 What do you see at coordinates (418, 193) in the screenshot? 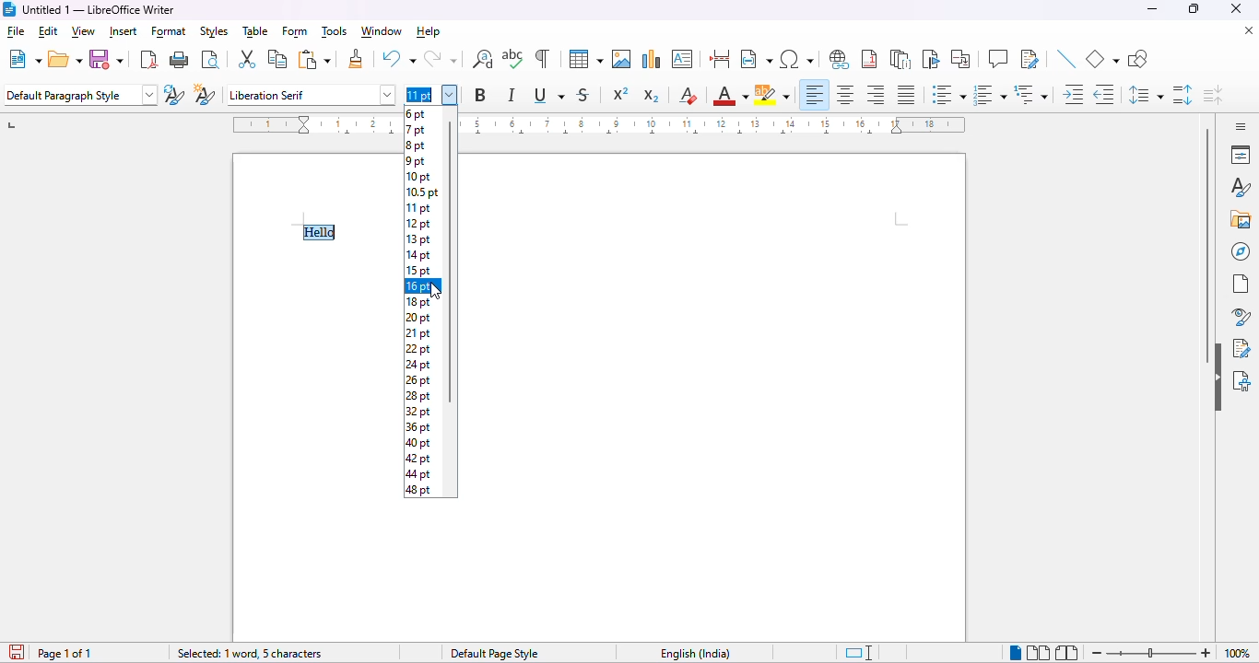
I see `10.5 pt` at bounding box center [418, 193].